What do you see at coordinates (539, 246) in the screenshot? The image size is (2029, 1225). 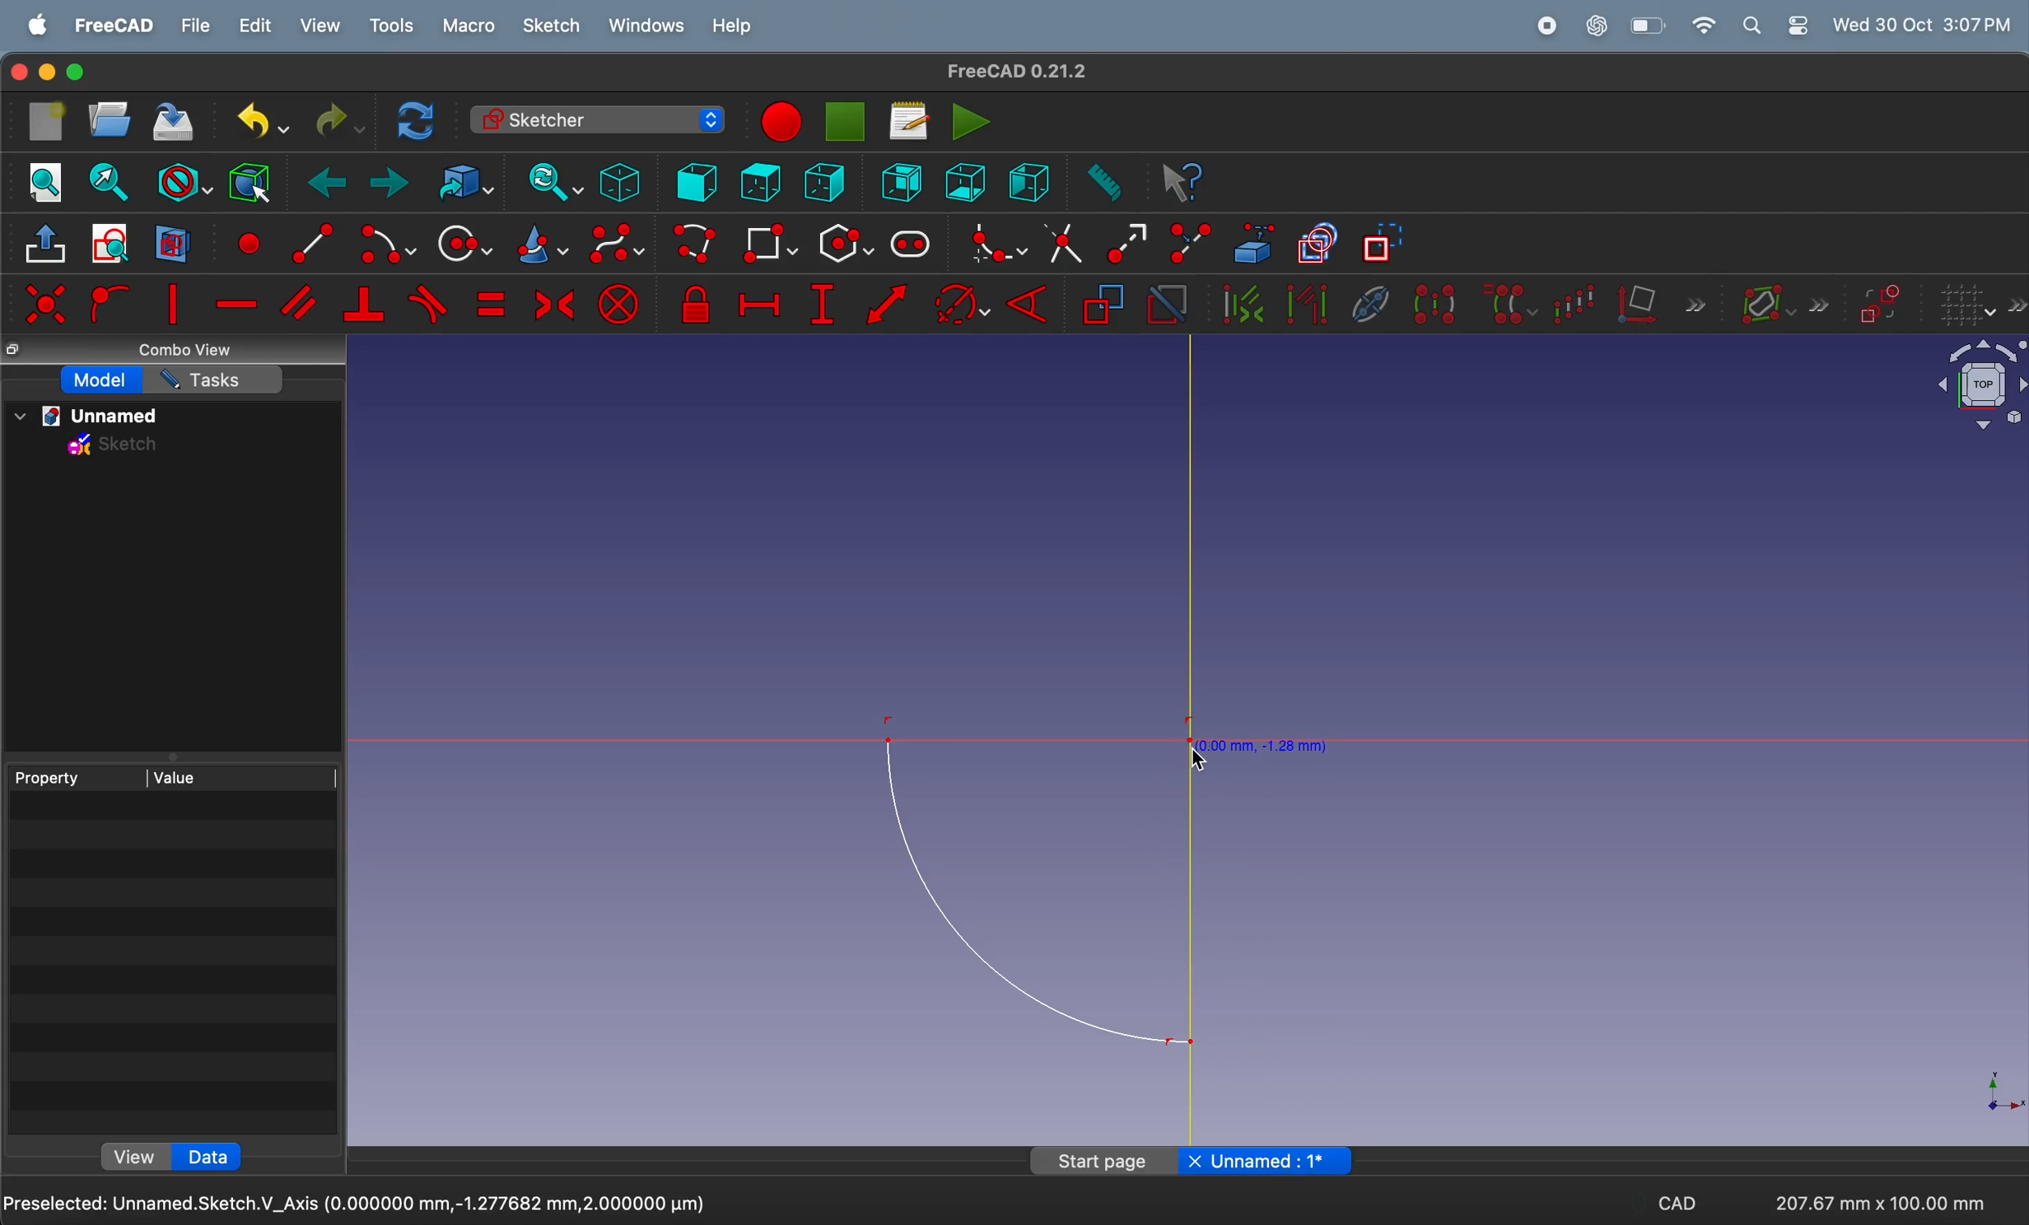 I see `create cone` at bounding box center [539, 246].